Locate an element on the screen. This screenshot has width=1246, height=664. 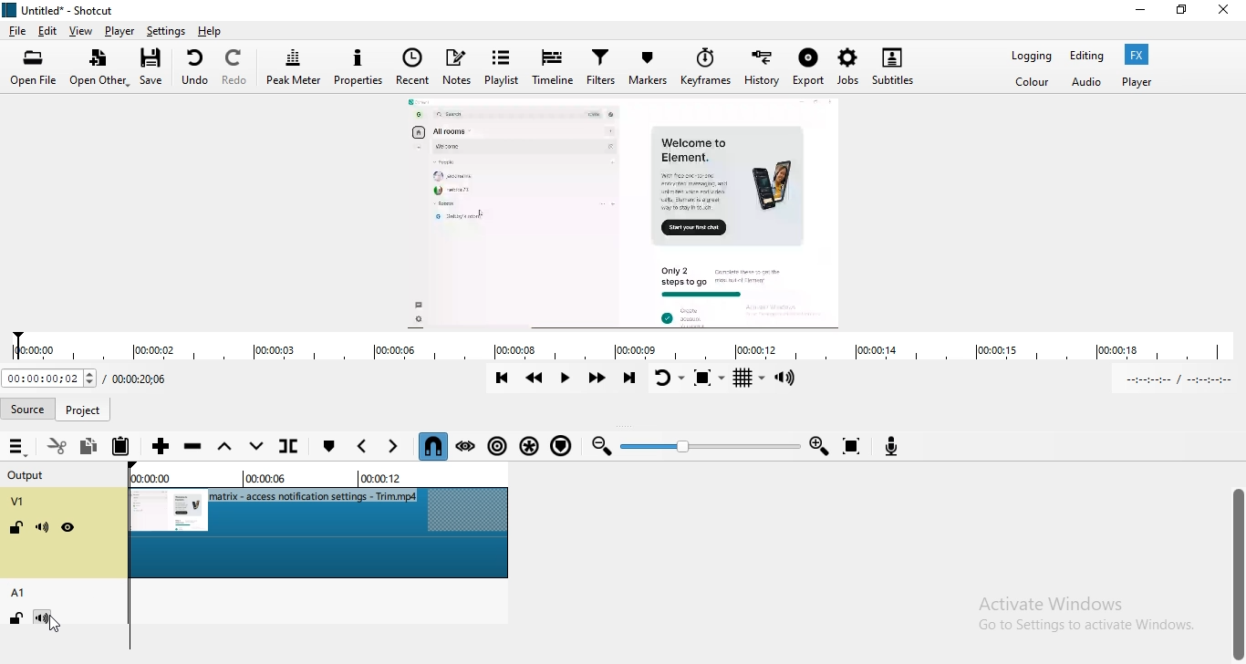
Properties is located at coordinates (358, 68).